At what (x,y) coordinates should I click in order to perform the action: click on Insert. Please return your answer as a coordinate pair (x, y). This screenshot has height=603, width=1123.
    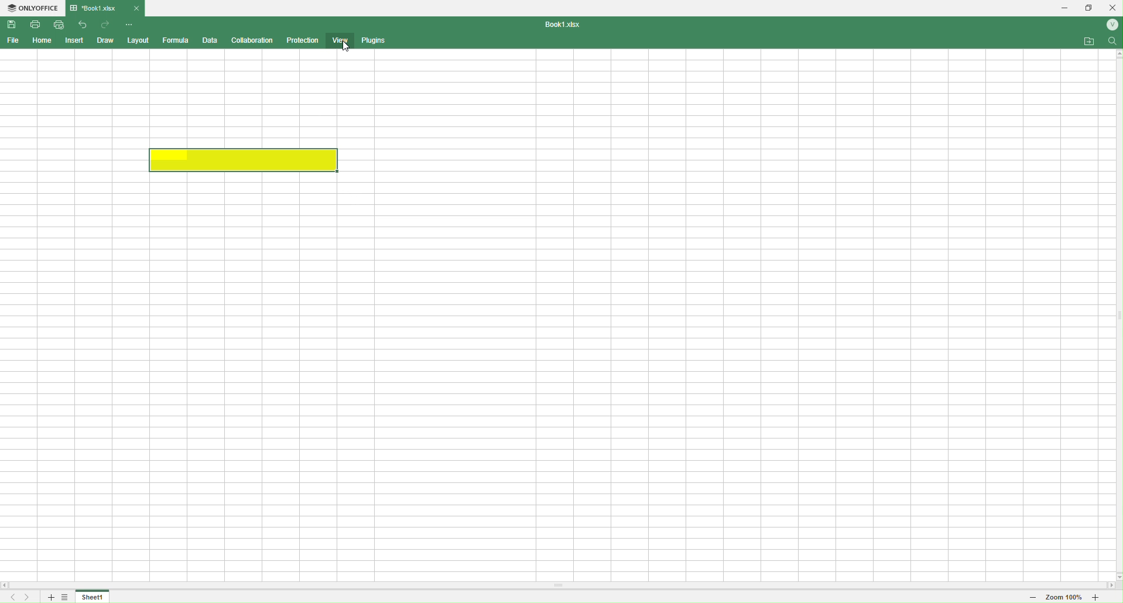
    Looking at the image, I should click on (74, 40).